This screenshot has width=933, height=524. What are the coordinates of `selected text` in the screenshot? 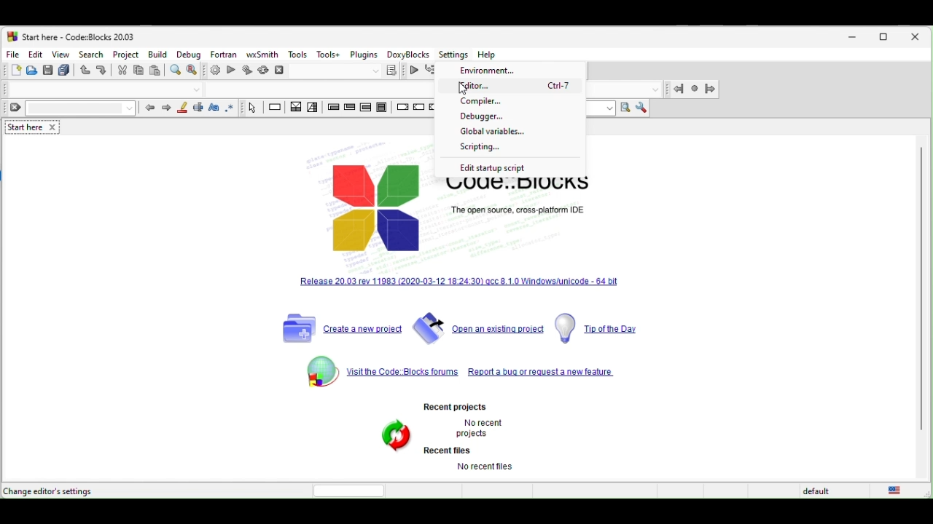 It's located at (199, 108).